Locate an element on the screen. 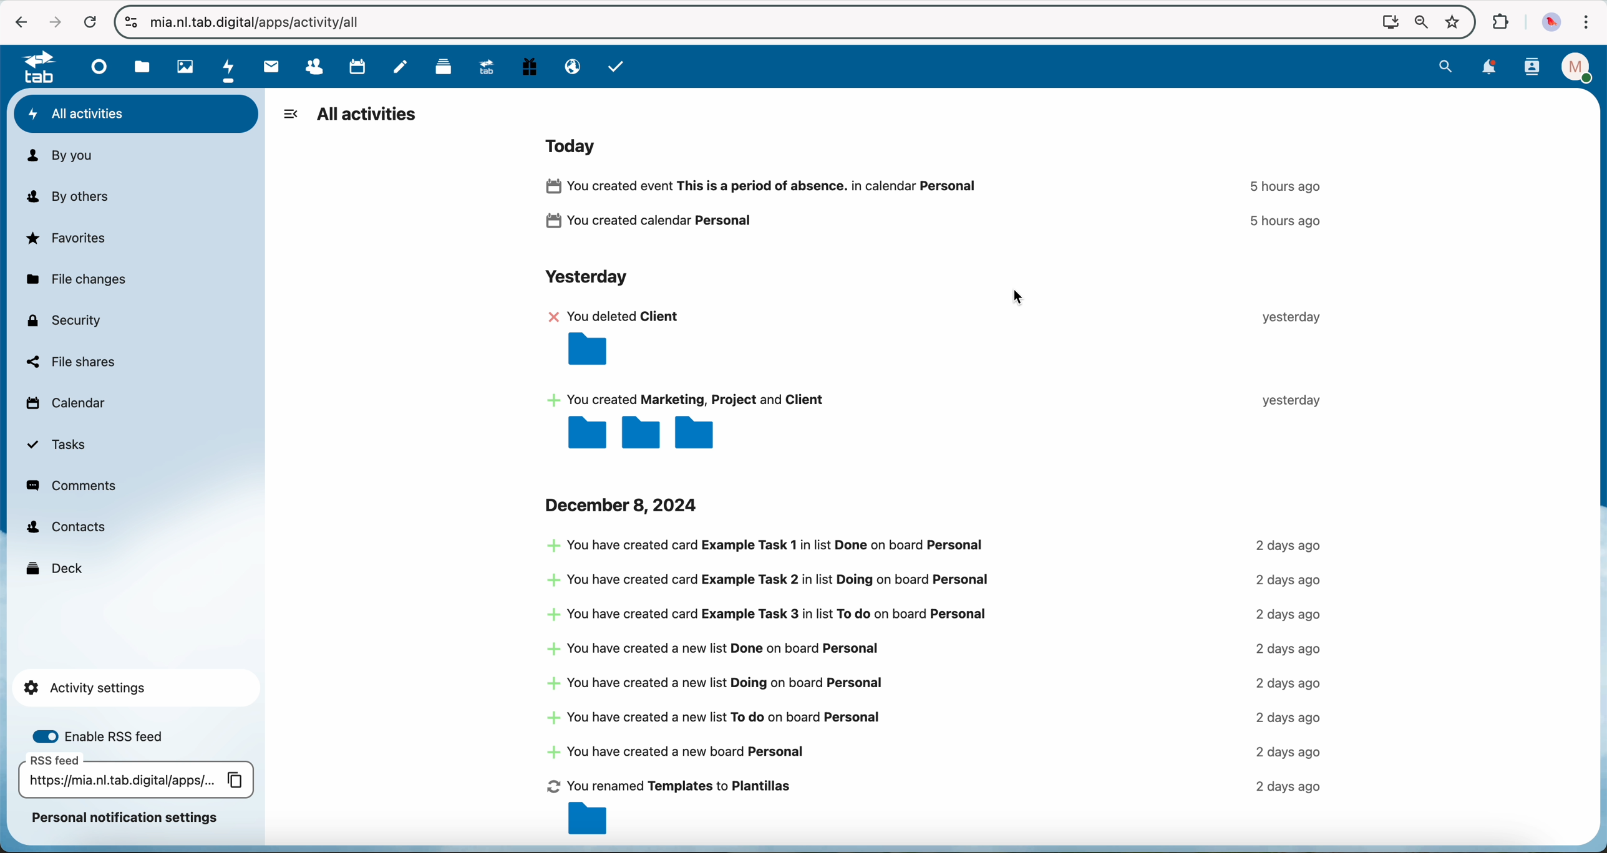  hide sidebar is located at coordinates (290, 113).